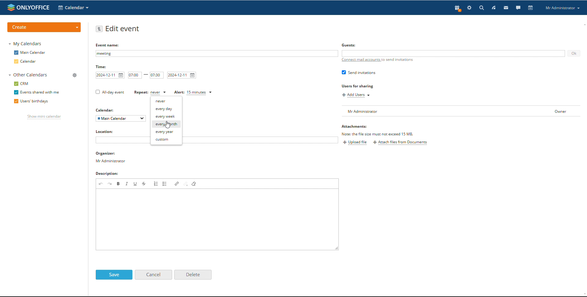 The height and width of the screenshot is (297, 587). I want to click on guests, so click(349, 45).